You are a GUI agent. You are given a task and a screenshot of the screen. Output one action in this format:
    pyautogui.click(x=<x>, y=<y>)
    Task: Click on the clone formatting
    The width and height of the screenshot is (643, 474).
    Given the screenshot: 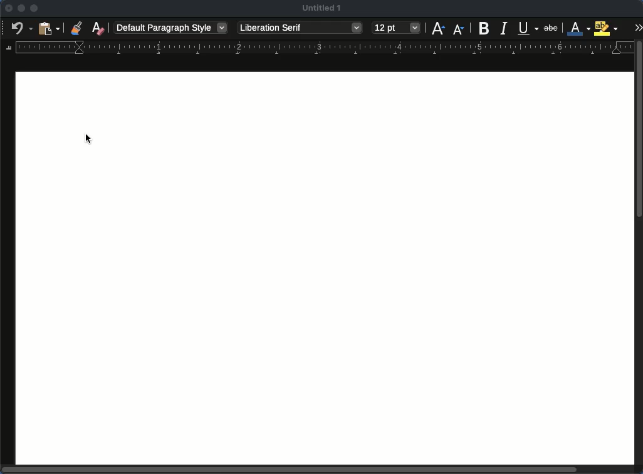 What is the action you would take?
    pyautogui.click(x=76, y=28)
    